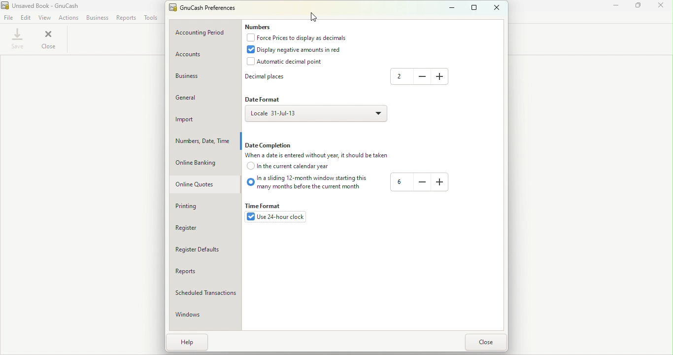  What do you see at coordinates (611, 6) in the screenshot?
I see `Minimize` at bounding box center [611, 6].